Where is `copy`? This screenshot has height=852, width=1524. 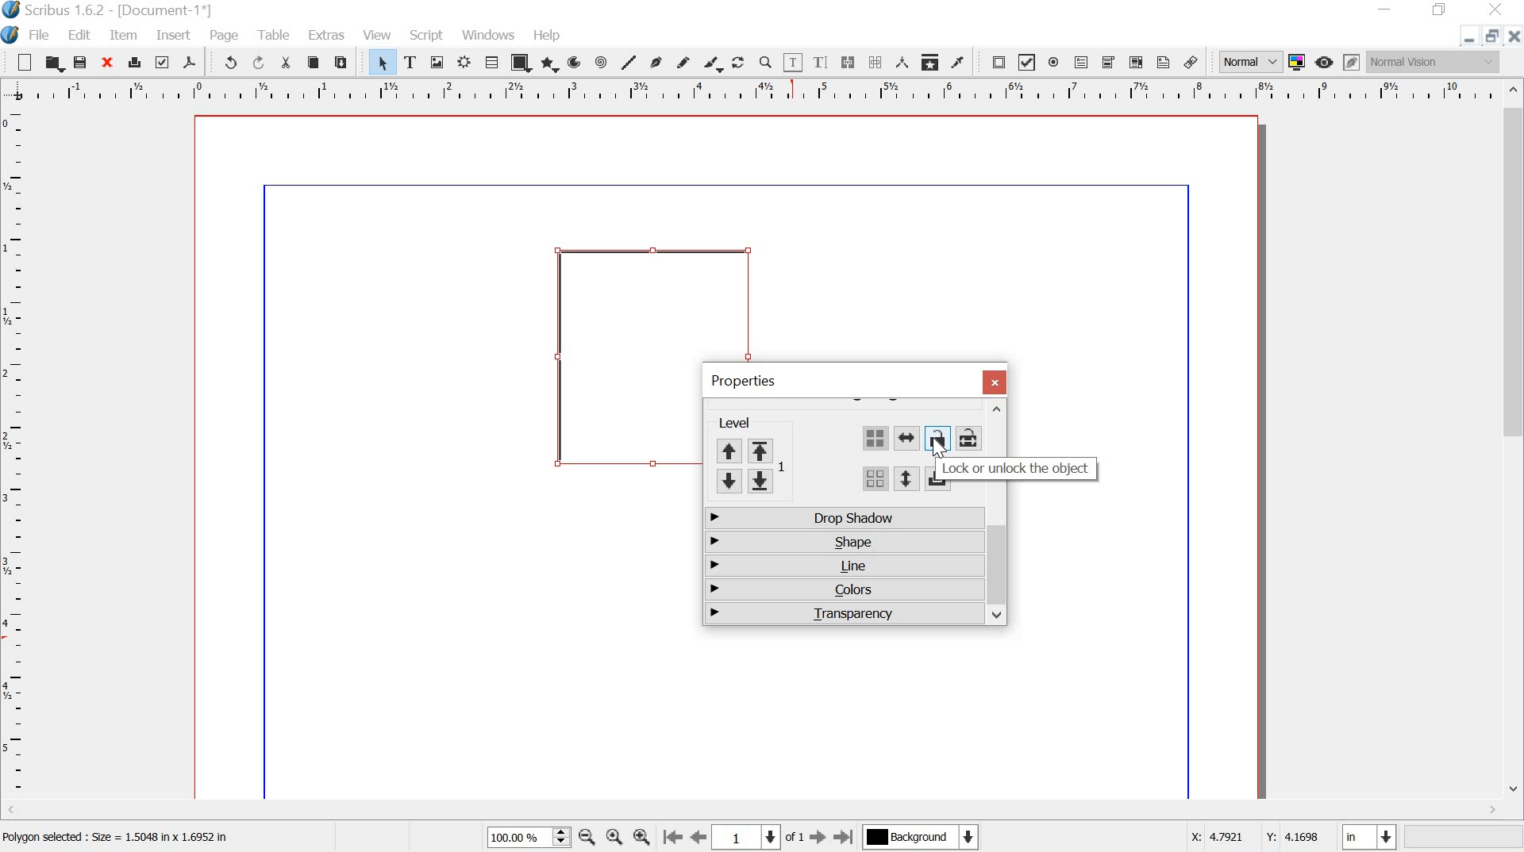 copy is located at coordinates (314, 63).